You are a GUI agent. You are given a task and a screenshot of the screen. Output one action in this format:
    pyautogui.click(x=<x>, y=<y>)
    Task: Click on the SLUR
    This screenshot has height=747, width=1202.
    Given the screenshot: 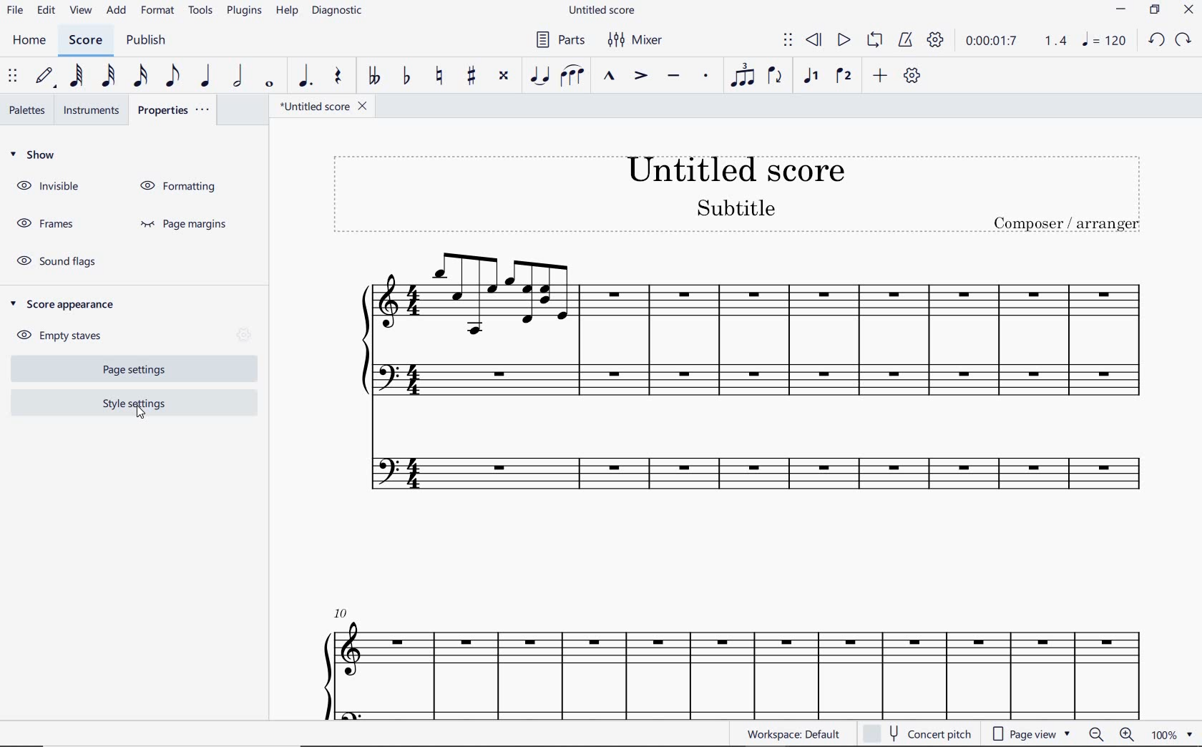 What is the action you would take?
    pyautogui.click(x=573, y=76)
    